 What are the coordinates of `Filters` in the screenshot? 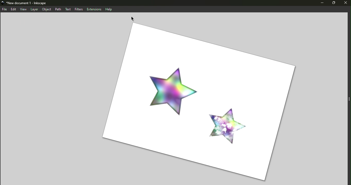 It's located at (78, 9).